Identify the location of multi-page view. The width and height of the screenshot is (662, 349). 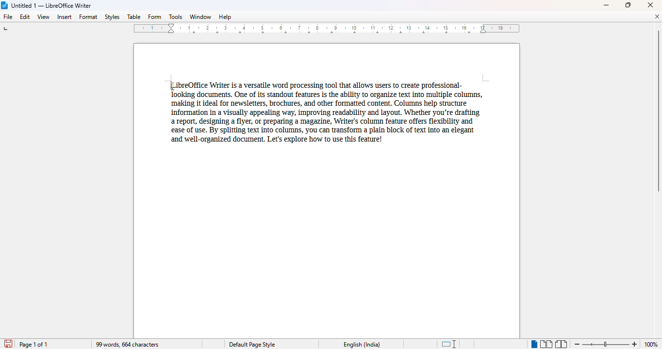
(546, 344).